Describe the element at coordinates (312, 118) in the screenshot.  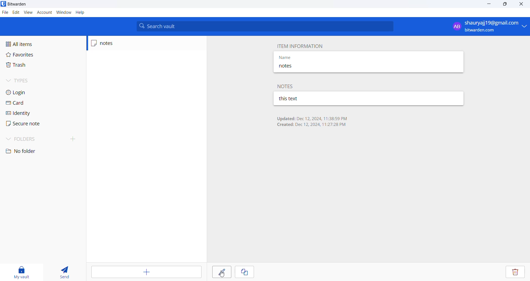
I see `updated: Dec 12, 2024 11:38:59 PM` at that location.